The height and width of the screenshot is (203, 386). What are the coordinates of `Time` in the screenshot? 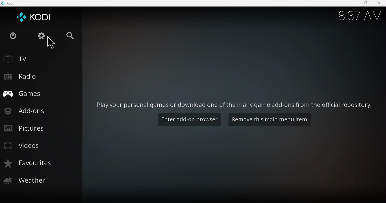 It's located at (358, 17).